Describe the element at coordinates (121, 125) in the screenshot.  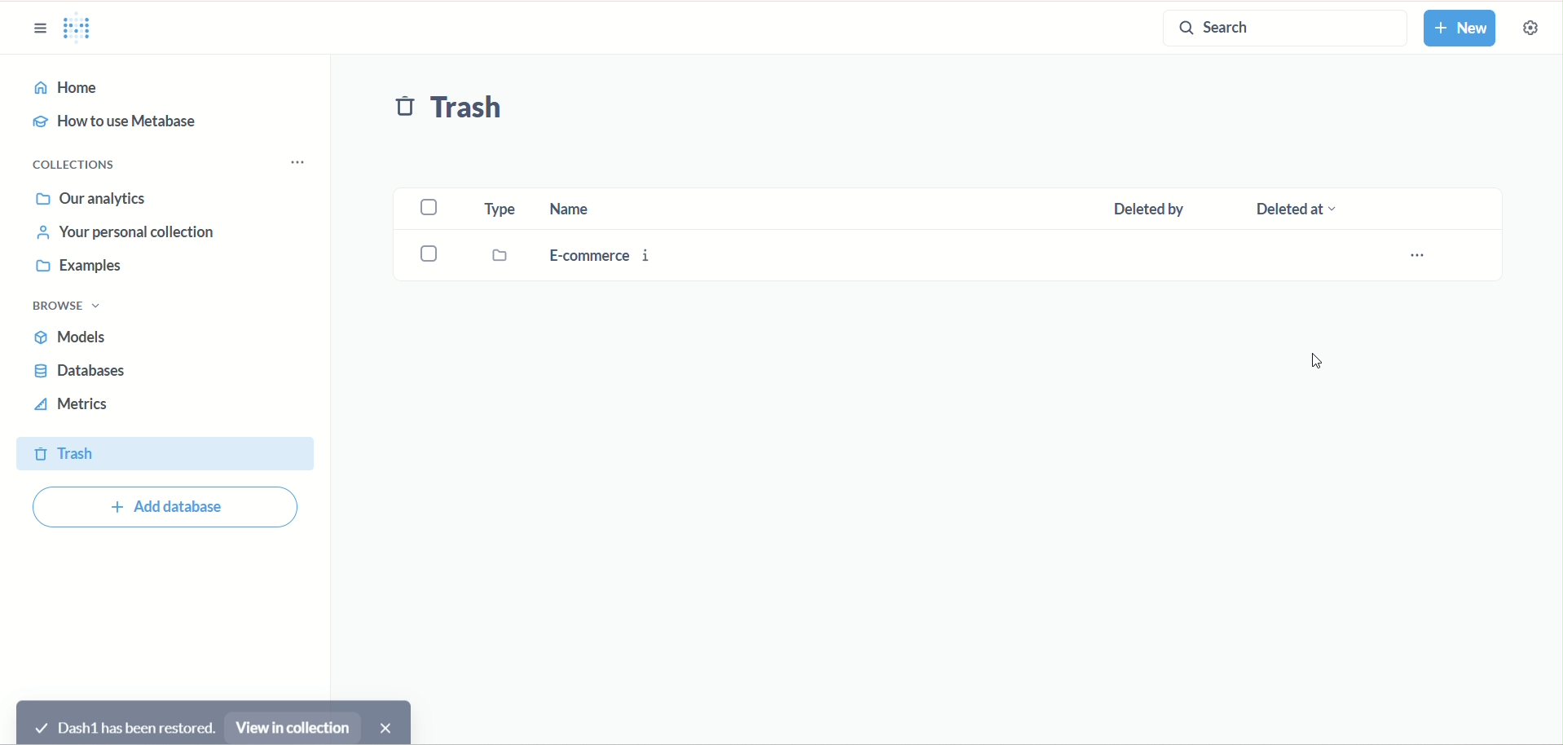
I see `how to use metabase` at that location.